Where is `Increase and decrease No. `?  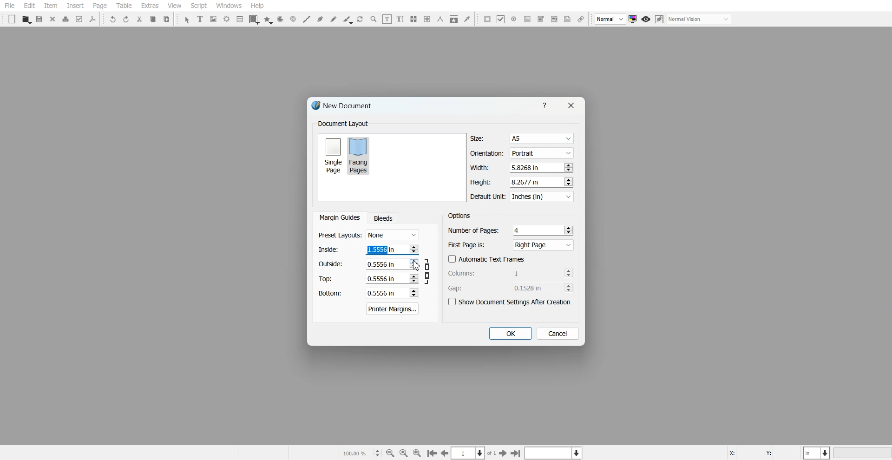 Increase and decrease No.  is located at coordinates (568, 273).